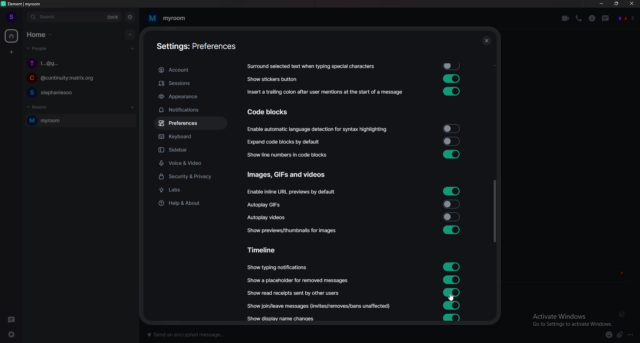  I want to click on profile, so click(11, 17).